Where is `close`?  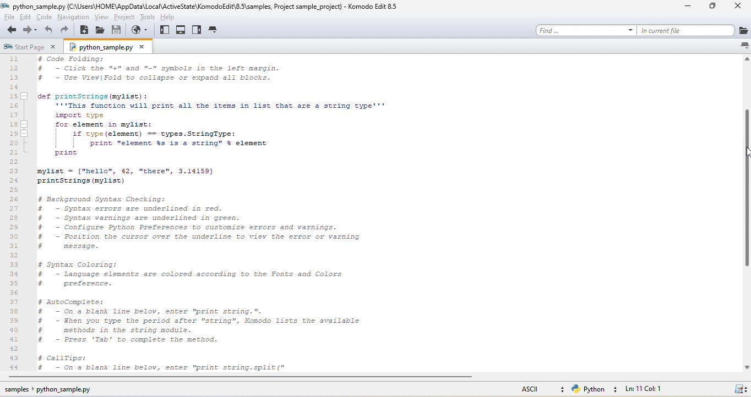
close is located at coordinates (740, 7).